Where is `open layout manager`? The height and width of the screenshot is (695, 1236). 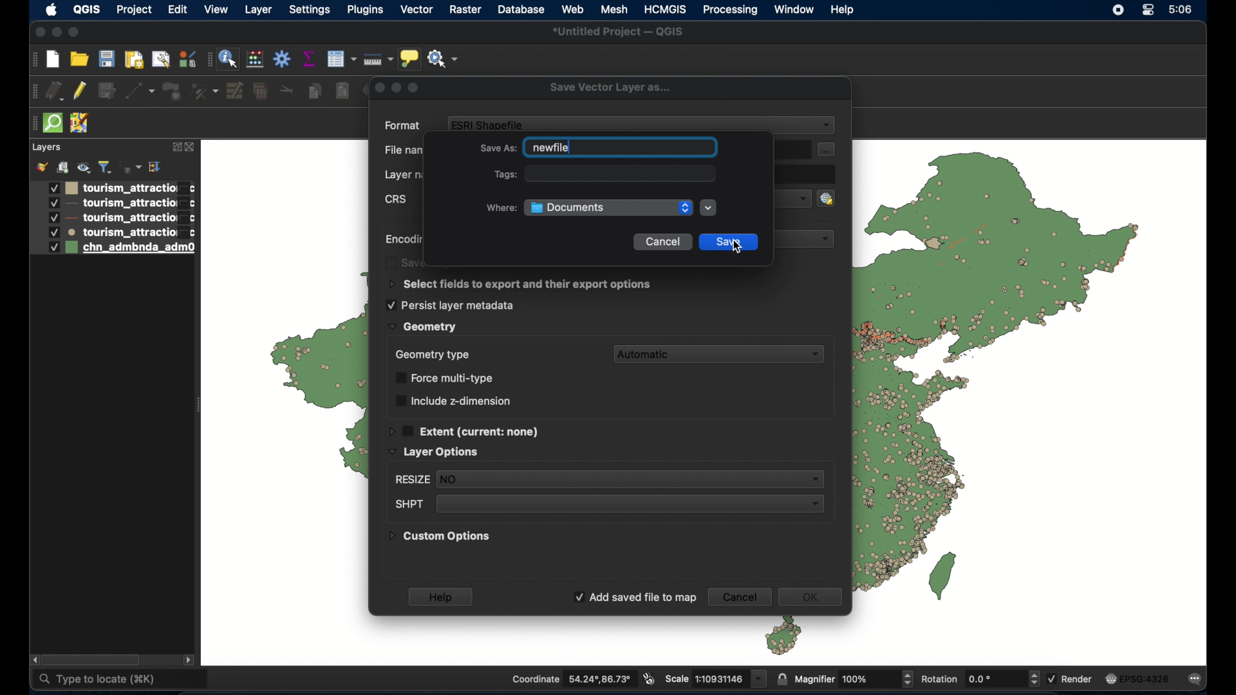 open layout manager is located at coordinates (162, 59).